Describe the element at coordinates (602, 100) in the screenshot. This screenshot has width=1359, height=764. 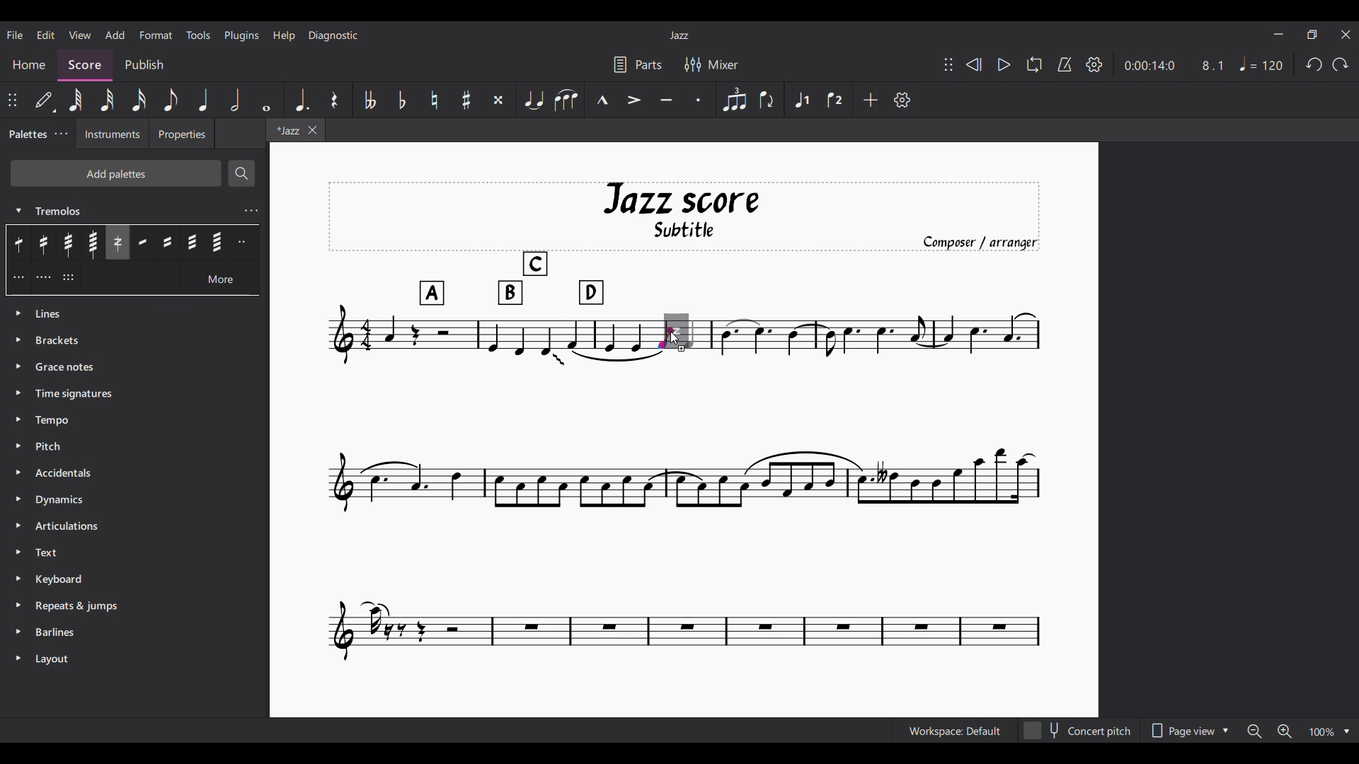
I see `Marcato` at that location.